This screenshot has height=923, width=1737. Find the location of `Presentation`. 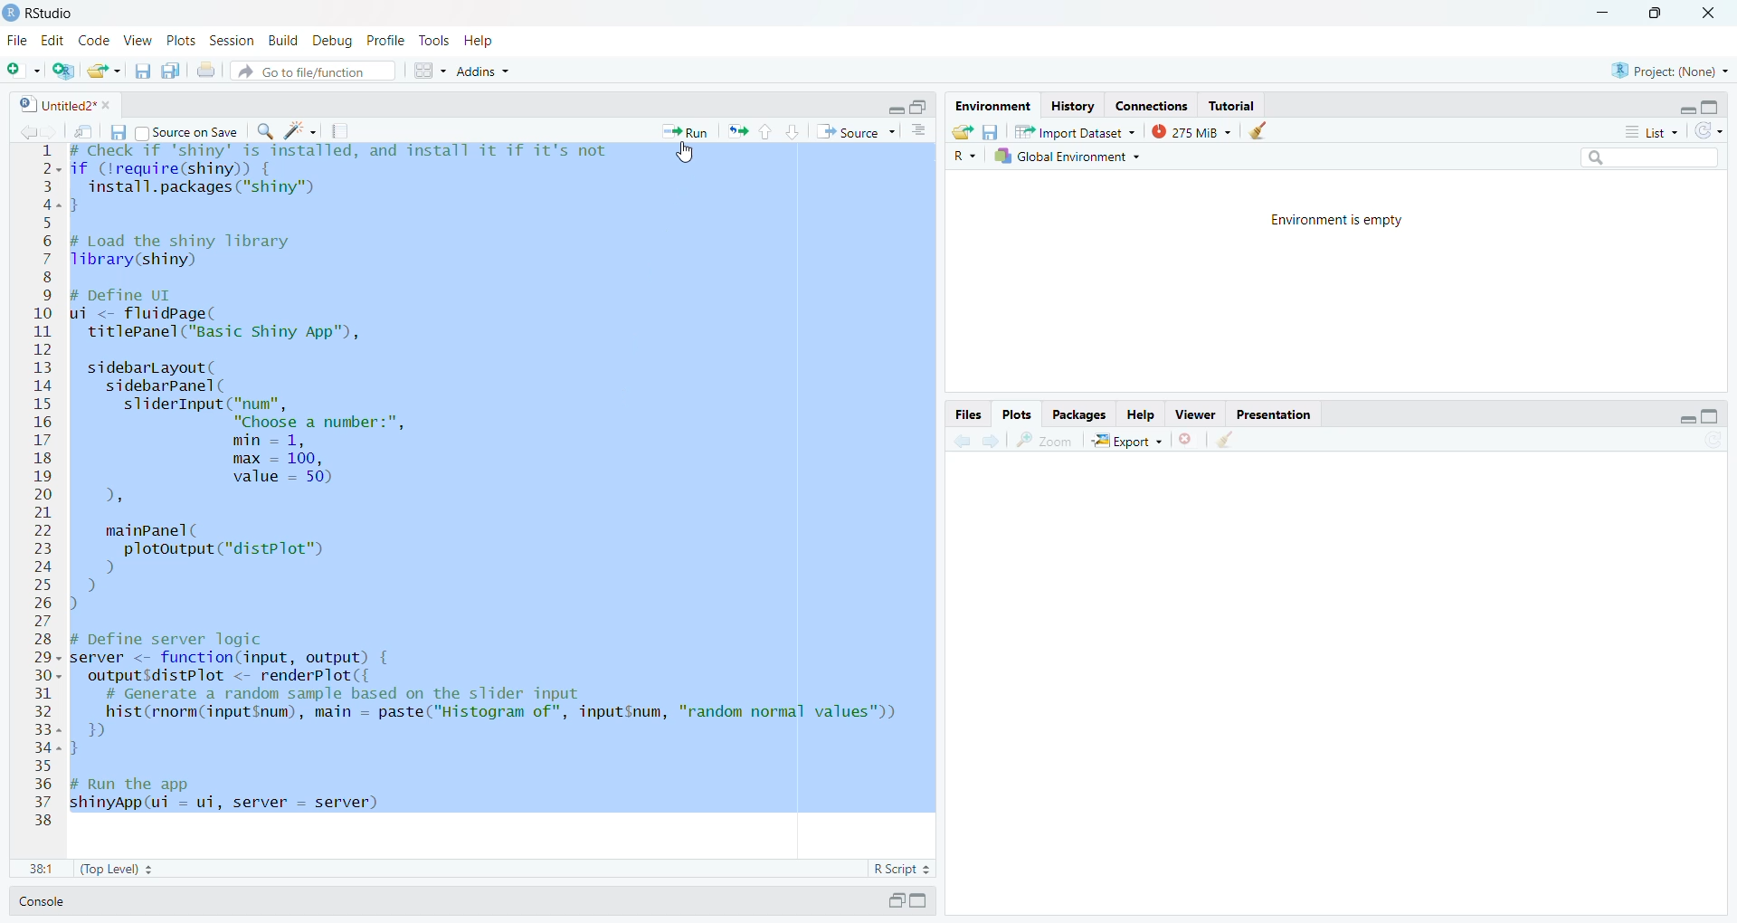

Presentation is located at coordinates (1271, 414).